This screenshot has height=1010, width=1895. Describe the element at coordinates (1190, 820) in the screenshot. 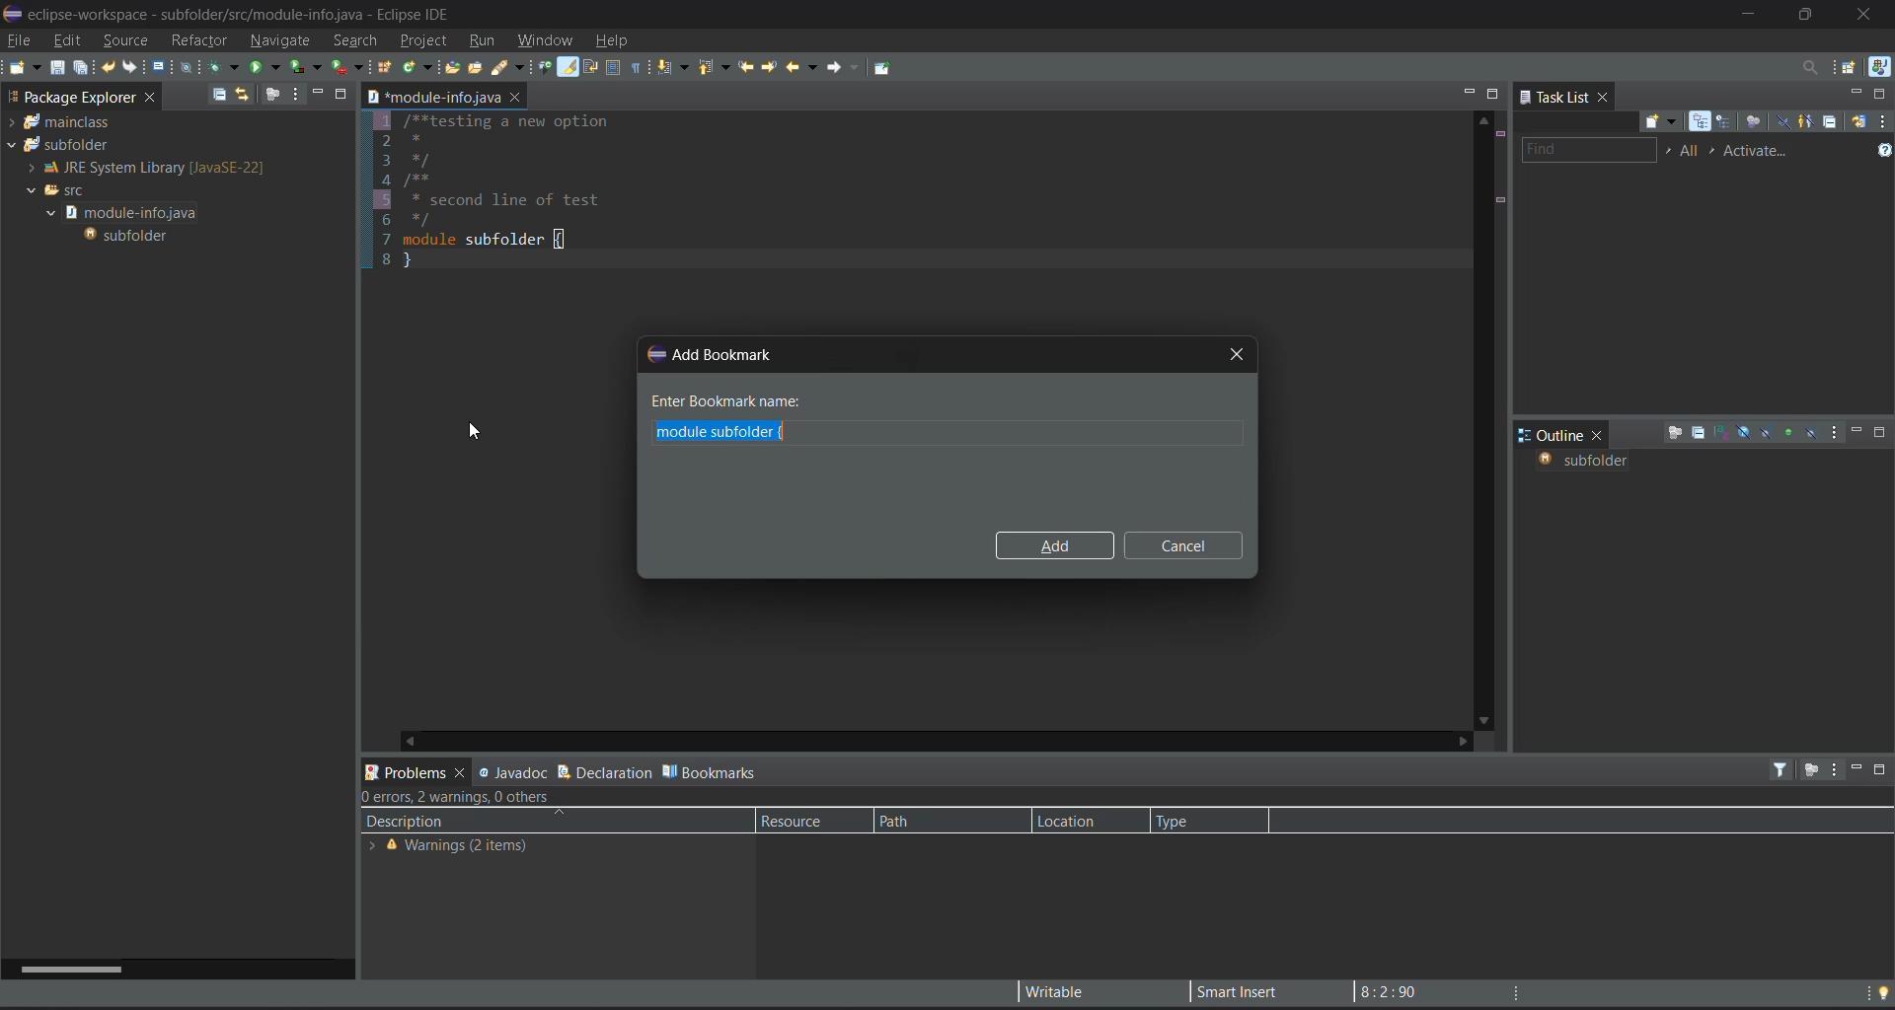

I see `type` at that location.